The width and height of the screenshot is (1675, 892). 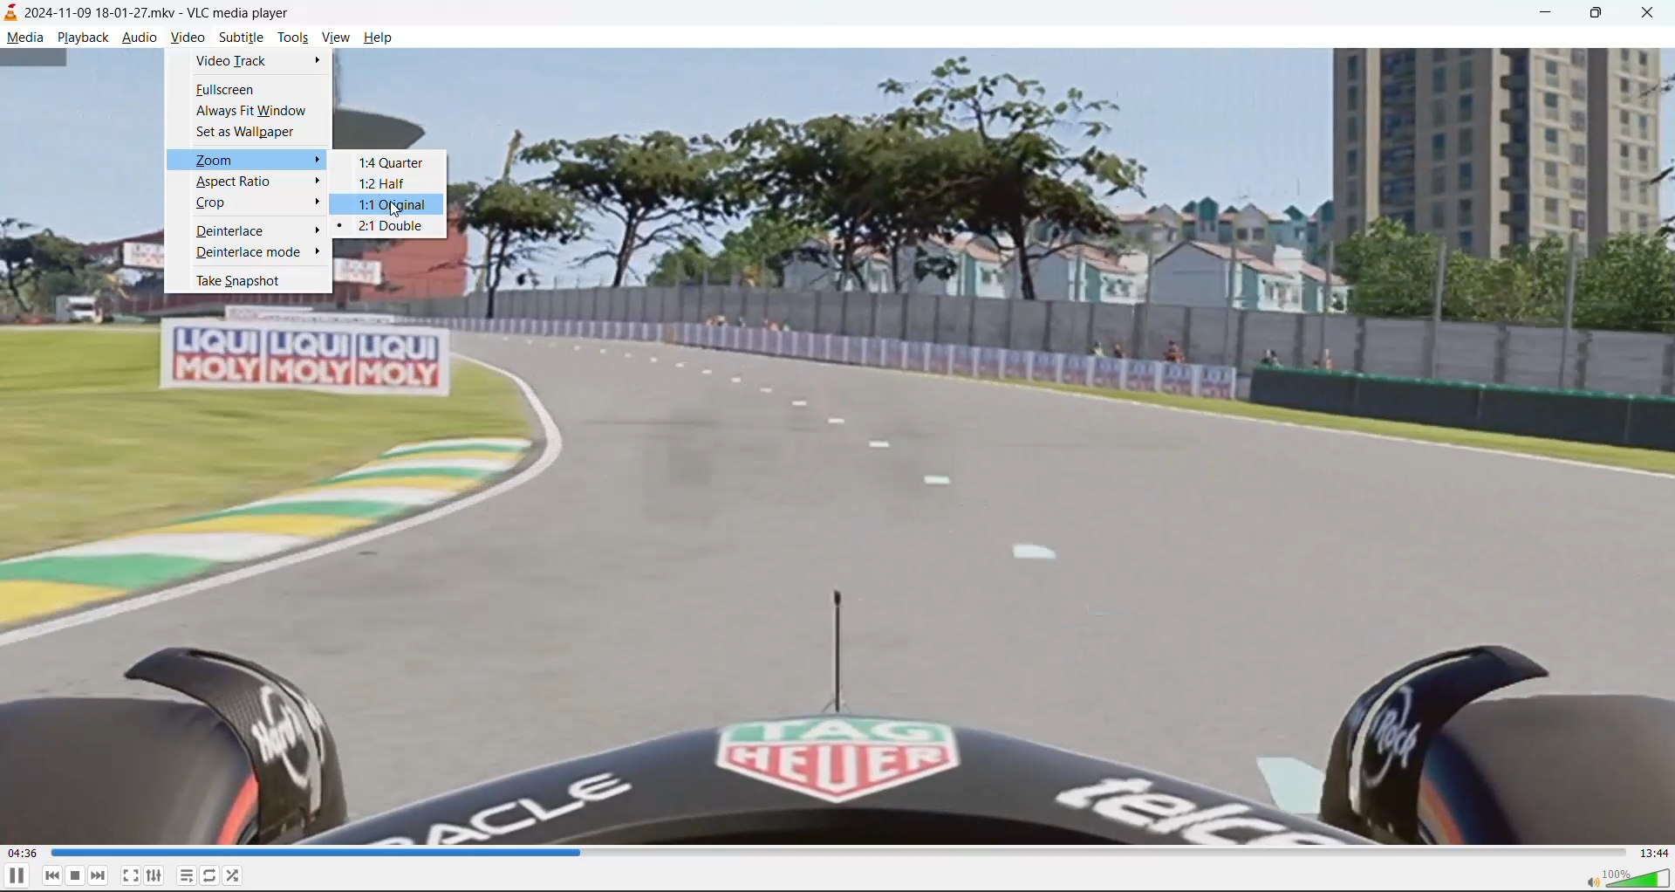 What do you see at coordinates (222, 160) in the screenshot?
I see `zoom` at bounding box center [222, 160].